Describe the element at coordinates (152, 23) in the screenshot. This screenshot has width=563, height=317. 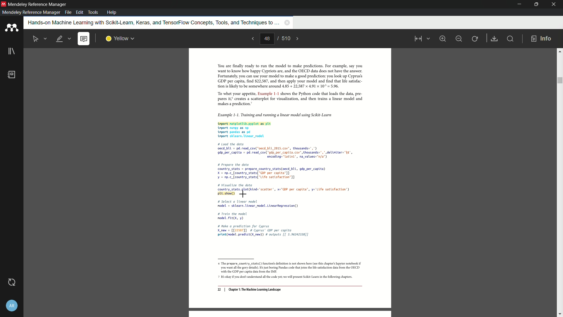
I see `book name` at that location.